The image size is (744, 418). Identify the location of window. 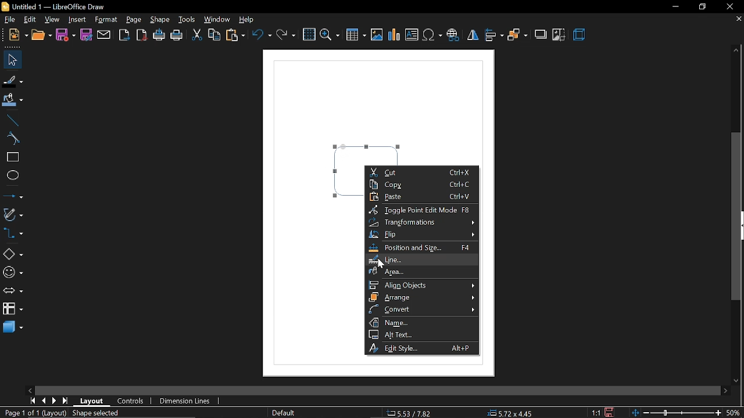
(217, 19).